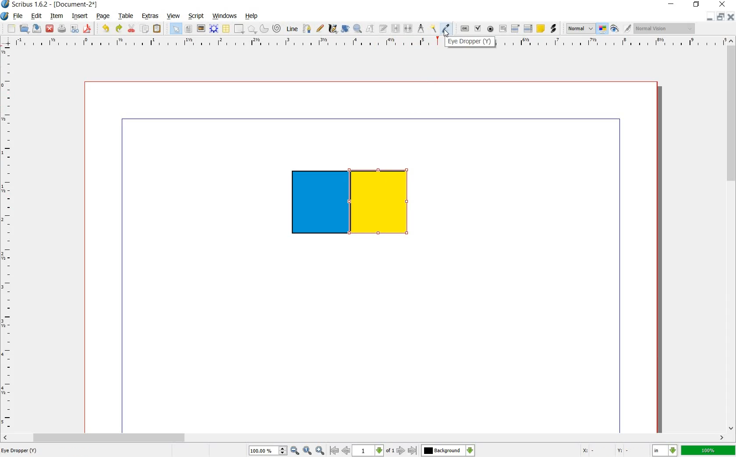 This screenshot has width=736, height=457. Describe the element at coordinates (615, 29) in the screenshot. I see `preview mode` at that location.